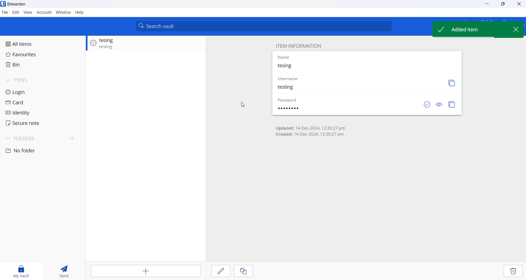 This screenshot has width=526, height=280. What do you see at coordinates (19, 4) in the screenshot?
I see `application name` at bounding box center [19, 4].